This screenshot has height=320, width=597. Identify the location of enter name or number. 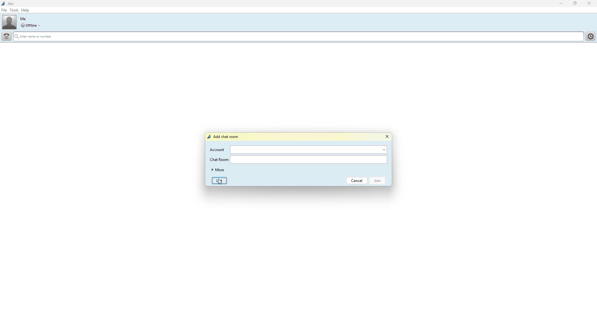
(42, 37).